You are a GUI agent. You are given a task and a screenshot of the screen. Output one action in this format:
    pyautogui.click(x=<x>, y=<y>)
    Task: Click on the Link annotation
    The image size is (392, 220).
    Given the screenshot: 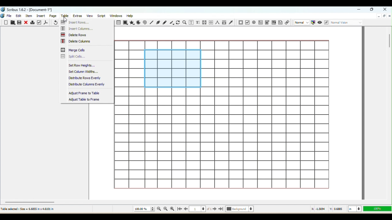 What is the action you would take?
    pyautogui.click(x=287, y=23)
    